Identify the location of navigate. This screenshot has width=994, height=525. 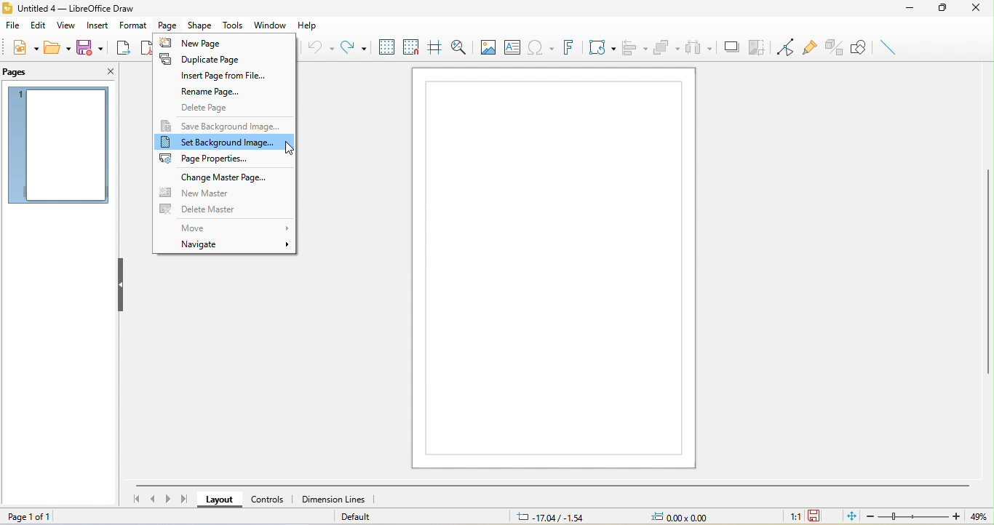
(236, 246).